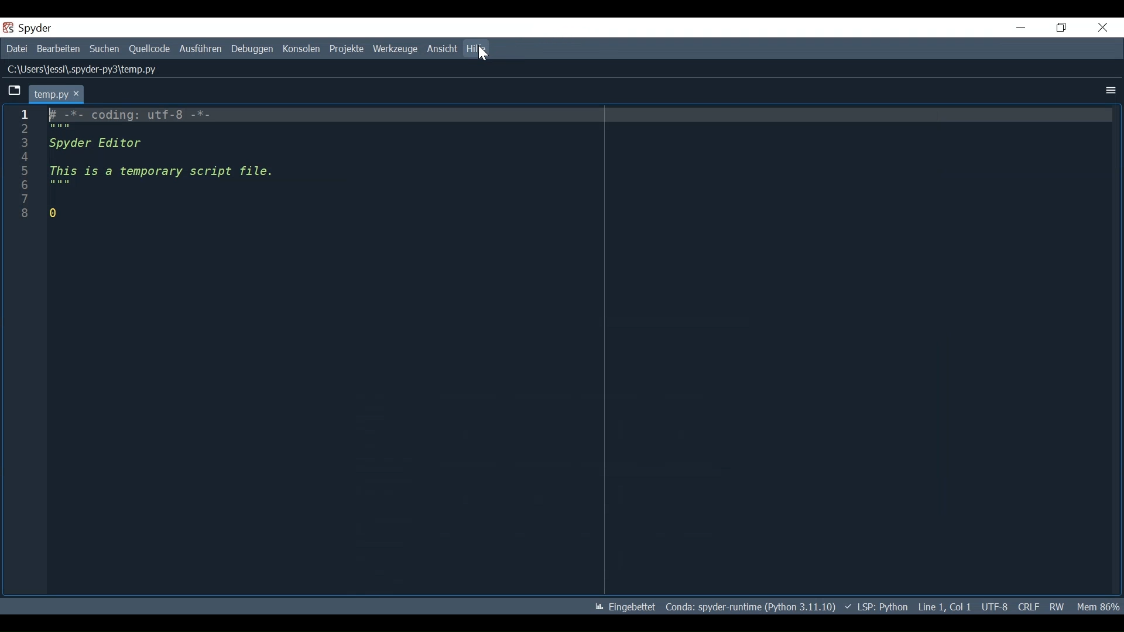 This screenshot has width=1124, height=632. Describe the element at coordinates (751, 606) in the screenshot. I see `Conda Environment Indicator` at that location.